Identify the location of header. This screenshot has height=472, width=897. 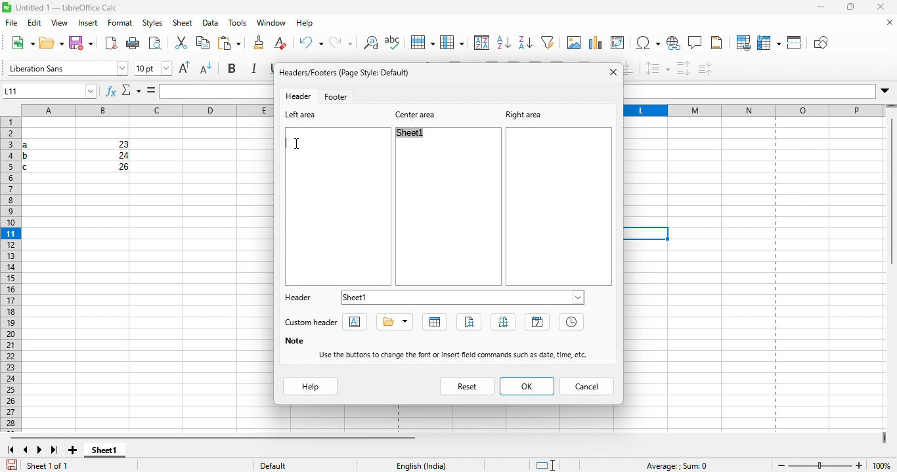
(301, 95).